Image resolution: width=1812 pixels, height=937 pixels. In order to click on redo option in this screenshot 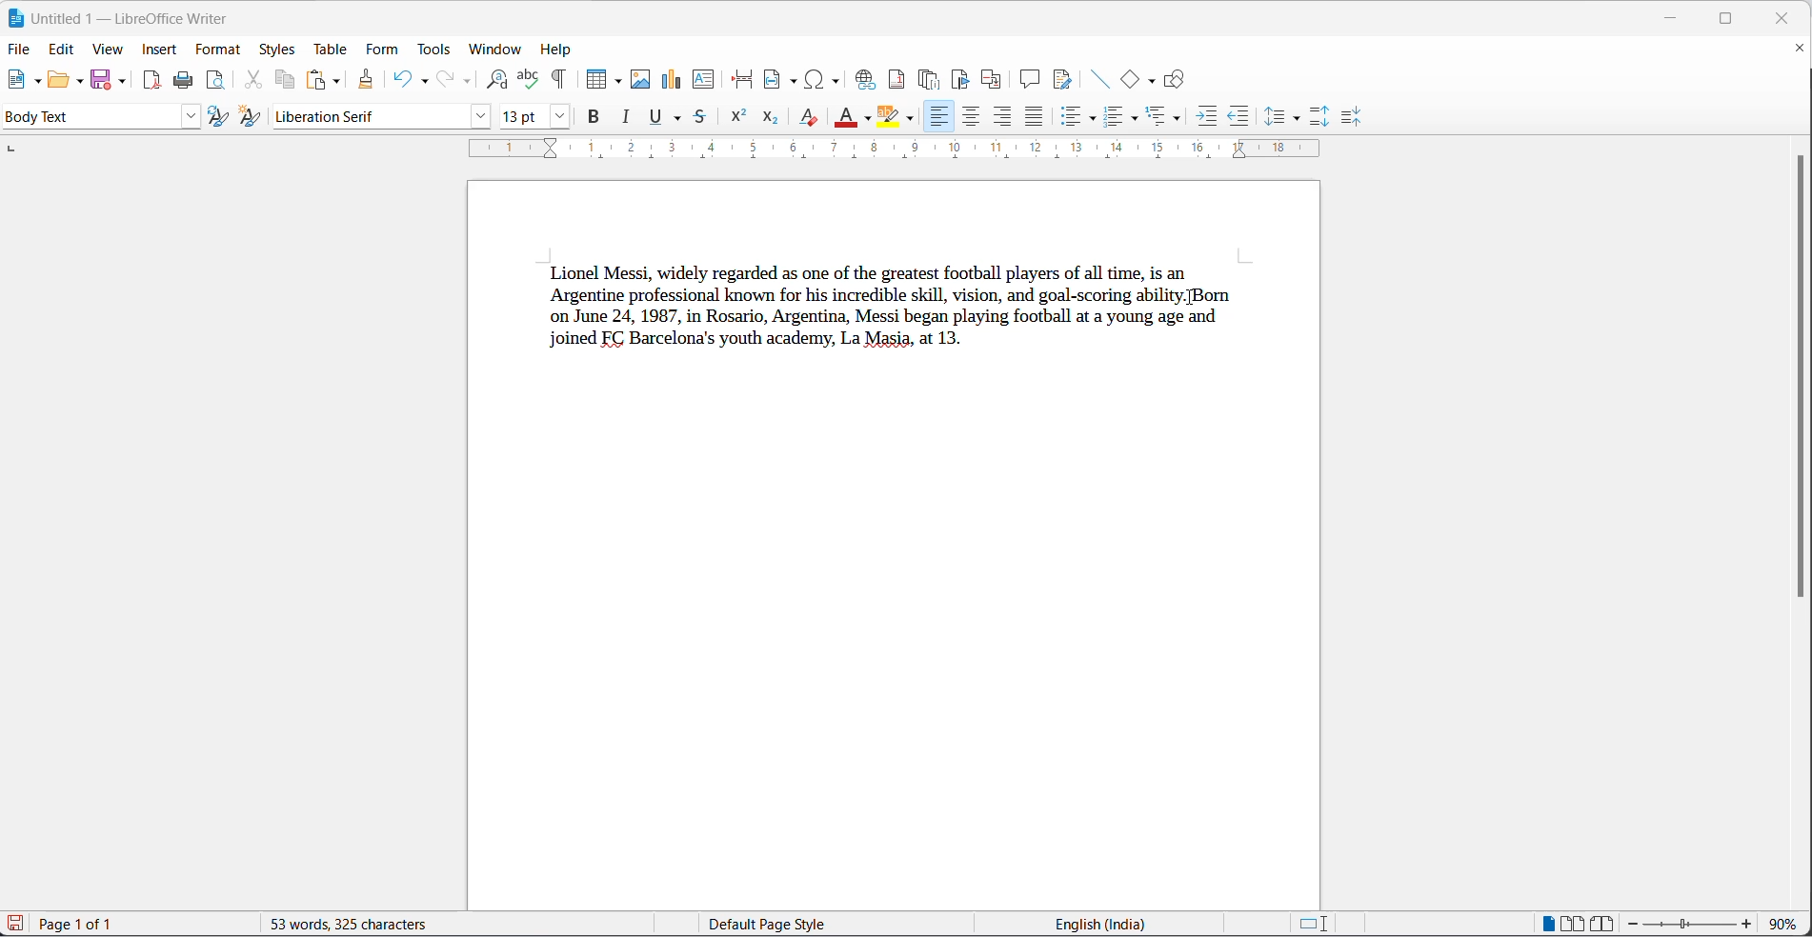, I will do `click(470, 83)`.